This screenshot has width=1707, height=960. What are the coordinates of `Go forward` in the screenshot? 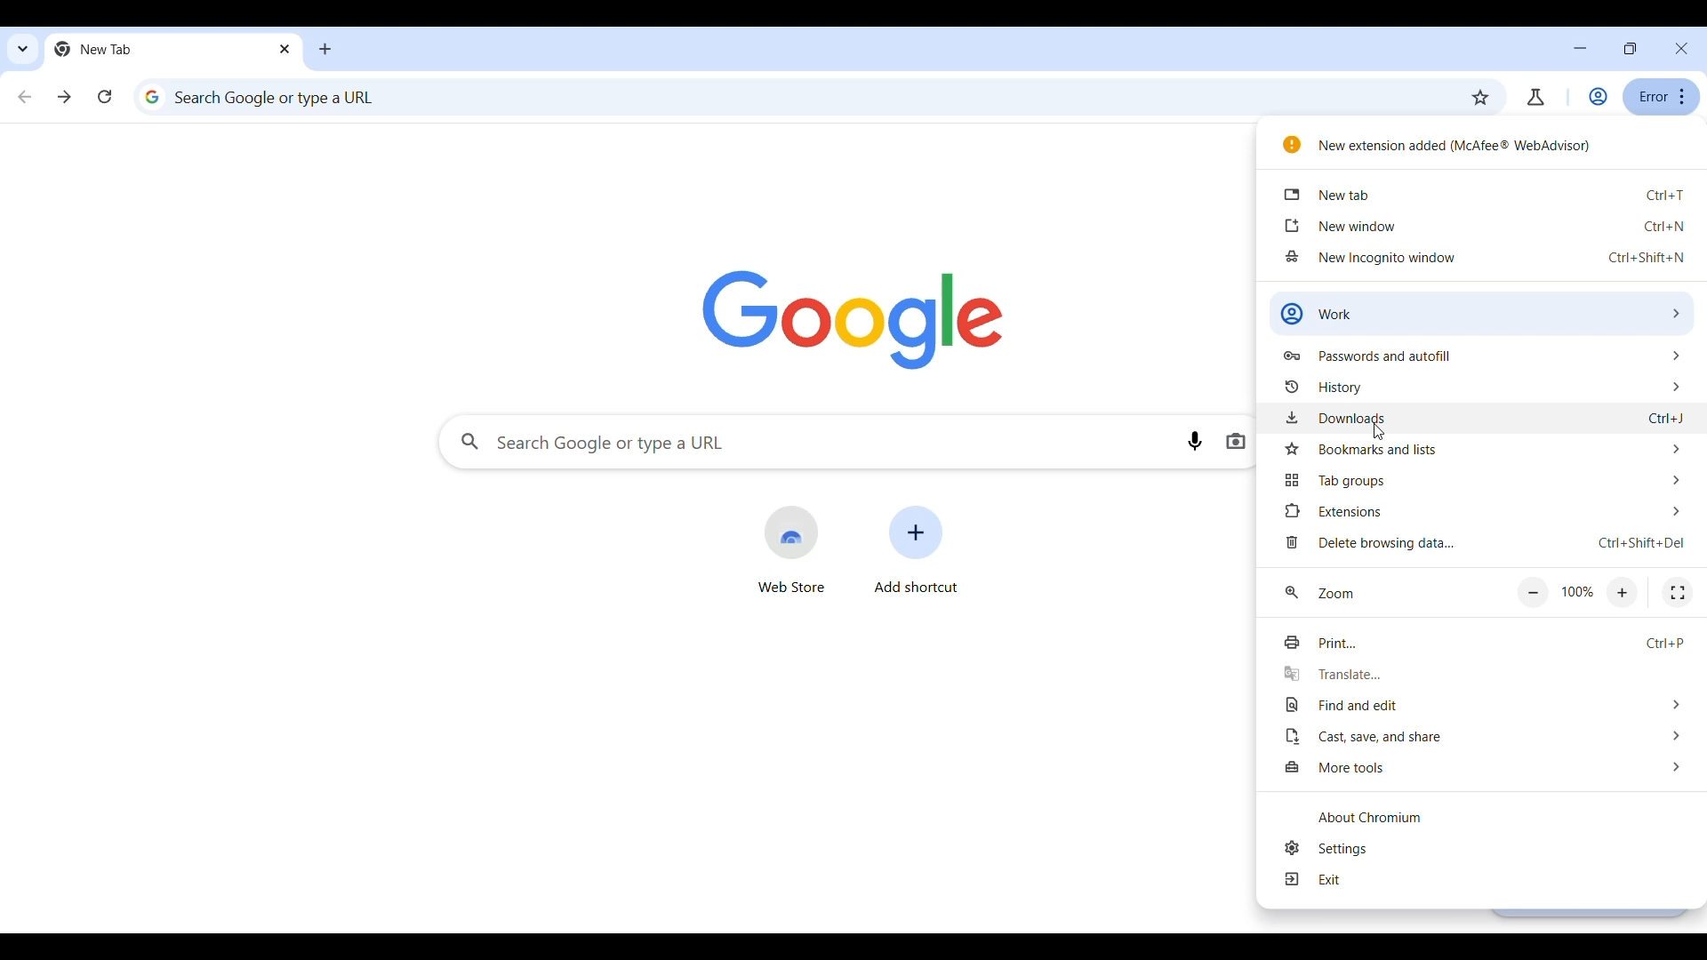 It's located at (64, 97).